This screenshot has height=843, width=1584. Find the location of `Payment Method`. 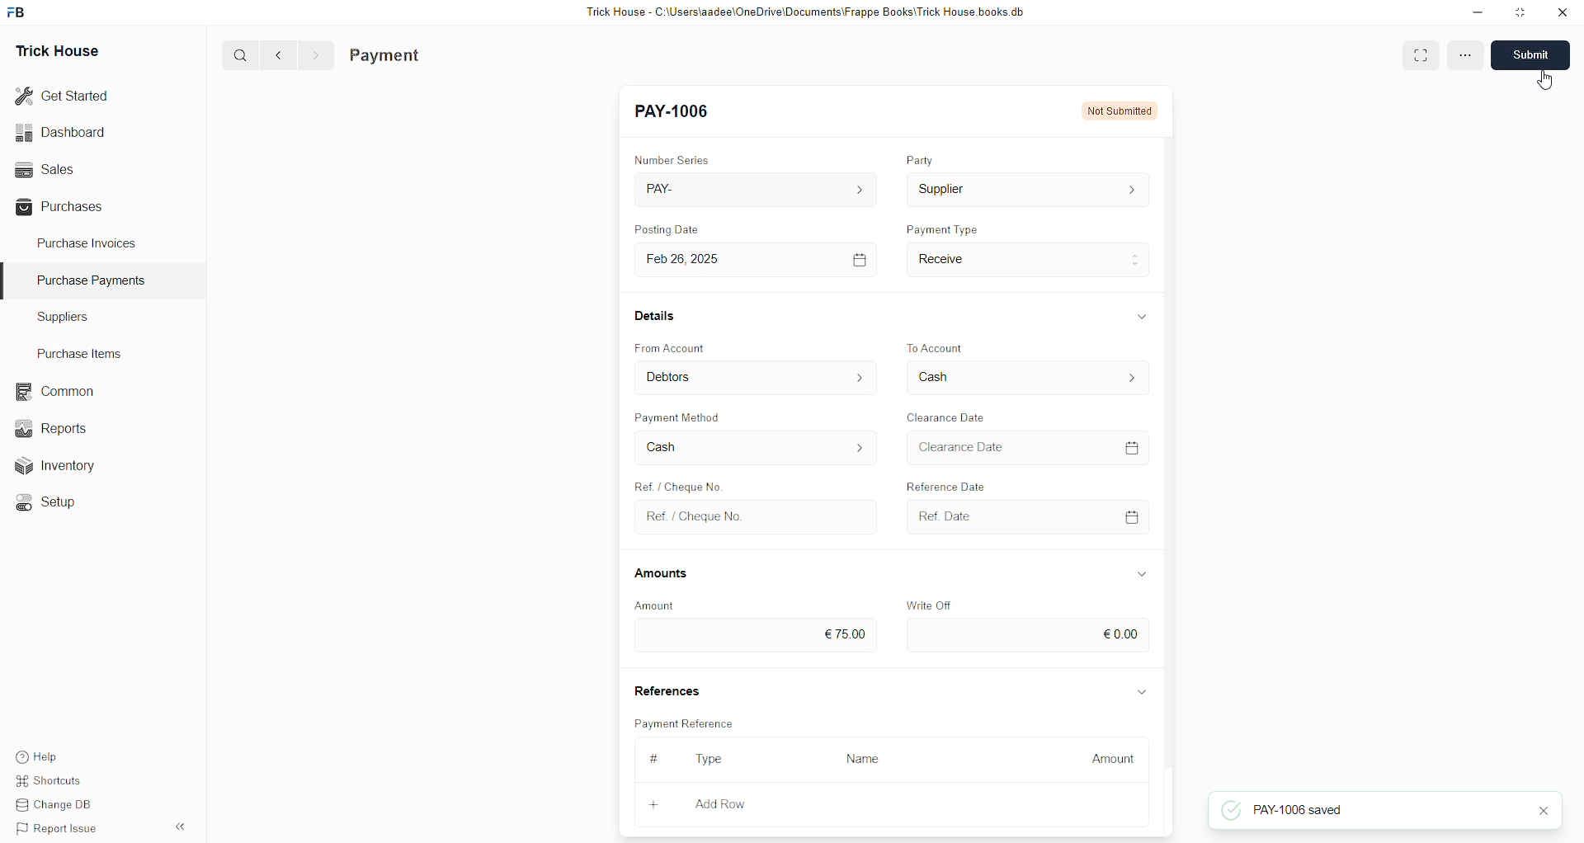

Payment Method is located at coordinates (679, 417).